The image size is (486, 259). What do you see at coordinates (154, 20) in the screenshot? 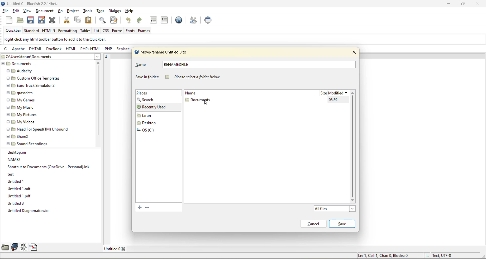
I see `unindent` at bounding box center [154, 20].